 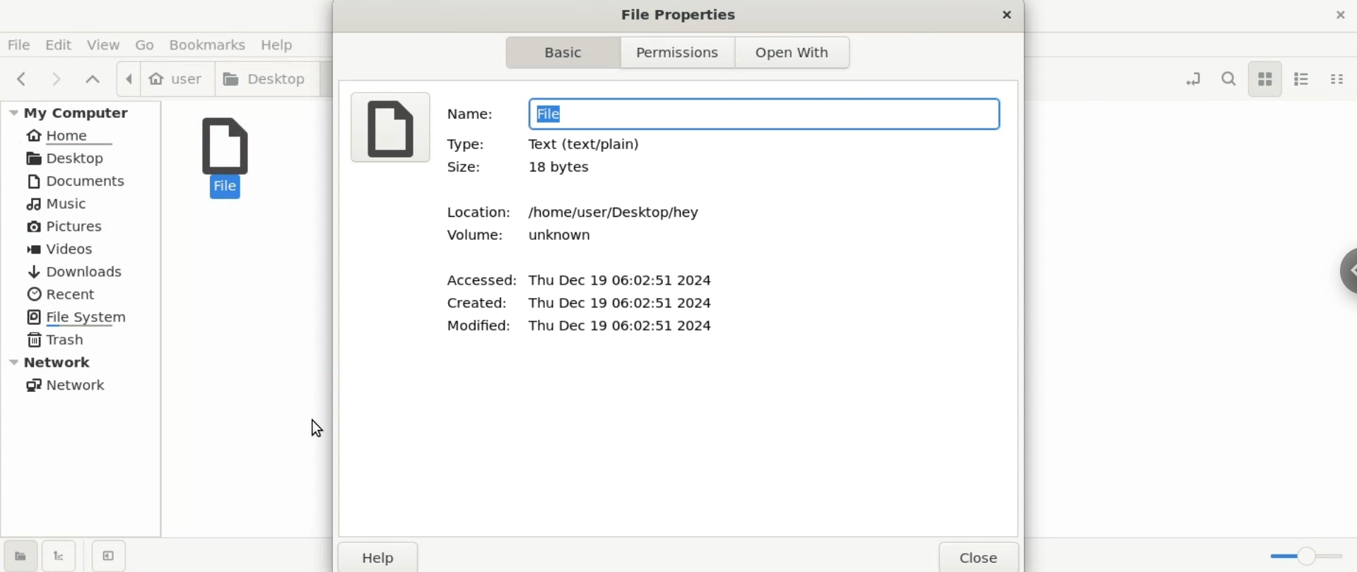 What do you see at coordinates (317, 429) in the screenshot?
I see `cursor` at bounding box center [317, 429].